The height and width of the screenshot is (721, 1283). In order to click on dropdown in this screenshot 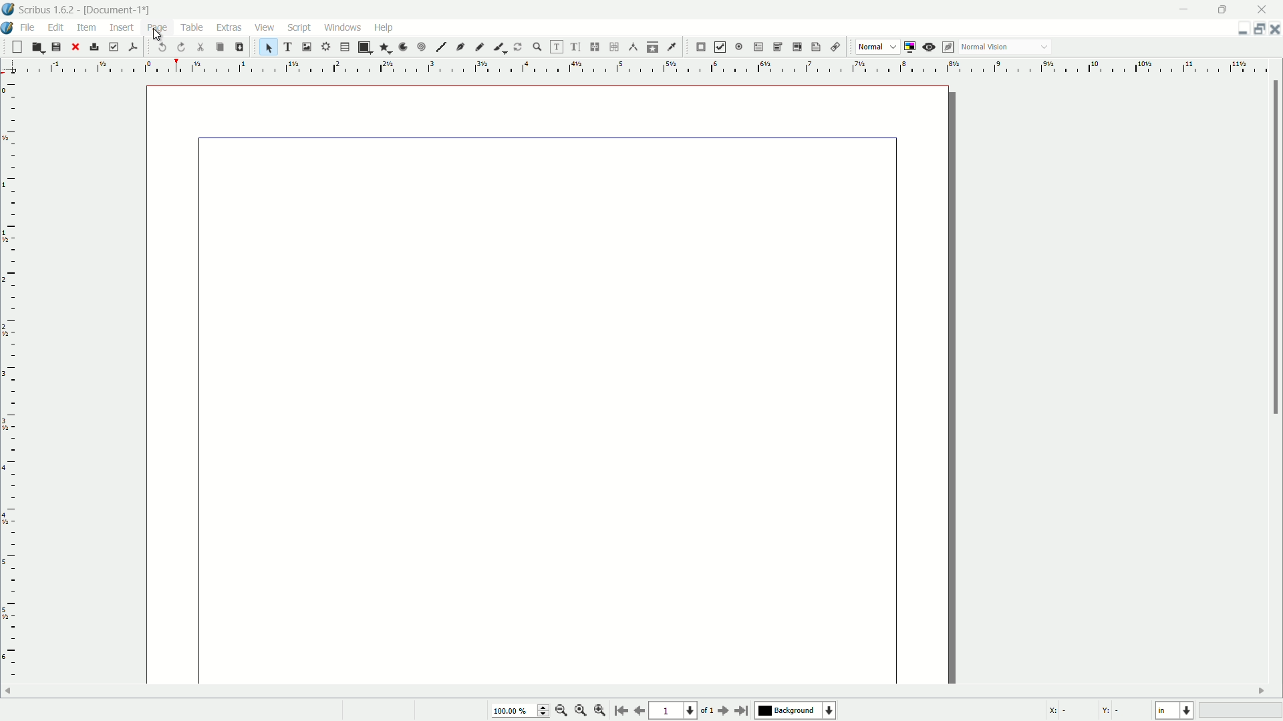, I will do `click(893, 47)`.